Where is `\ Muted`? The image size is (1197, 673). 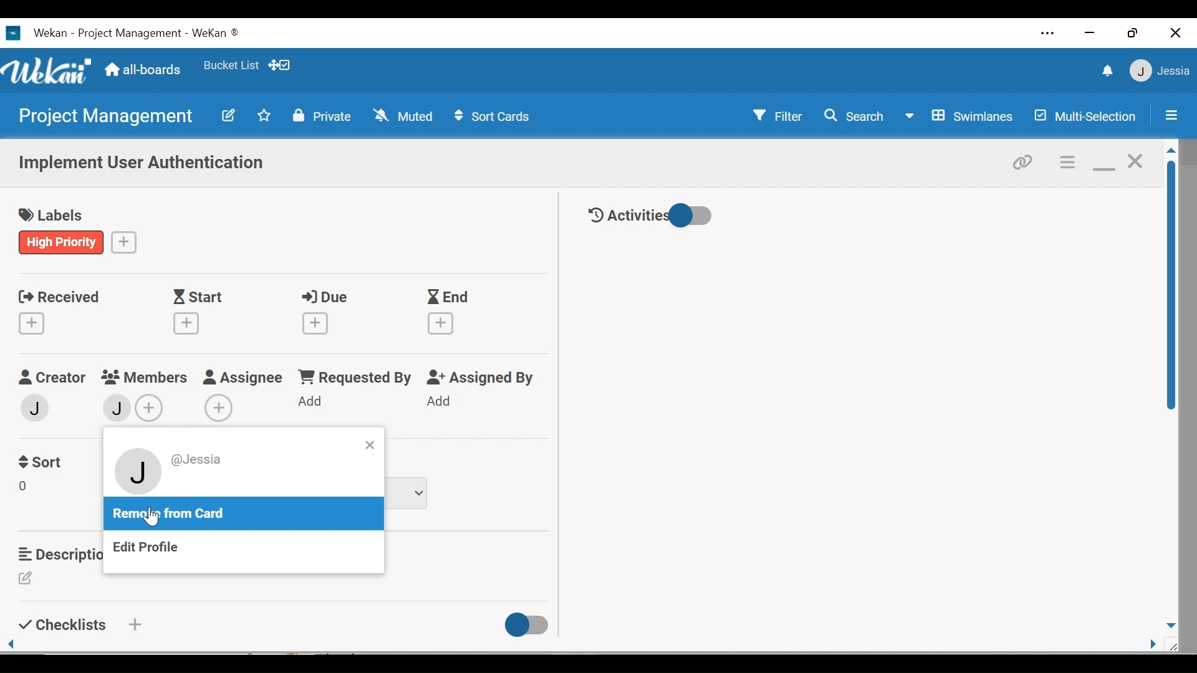
\ Muted is located at coordinates (405, 117).